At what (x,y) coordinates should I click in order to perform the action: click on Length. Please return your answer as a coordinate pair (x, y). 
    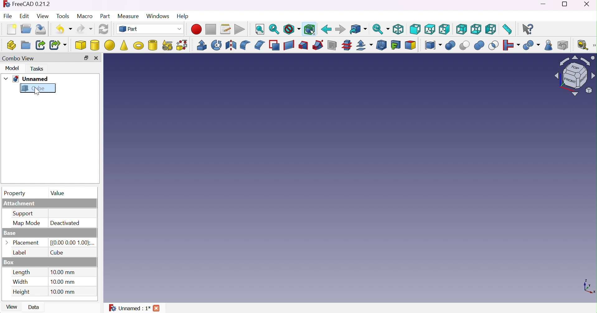
    Looking at the image, I should click on (22, 272).